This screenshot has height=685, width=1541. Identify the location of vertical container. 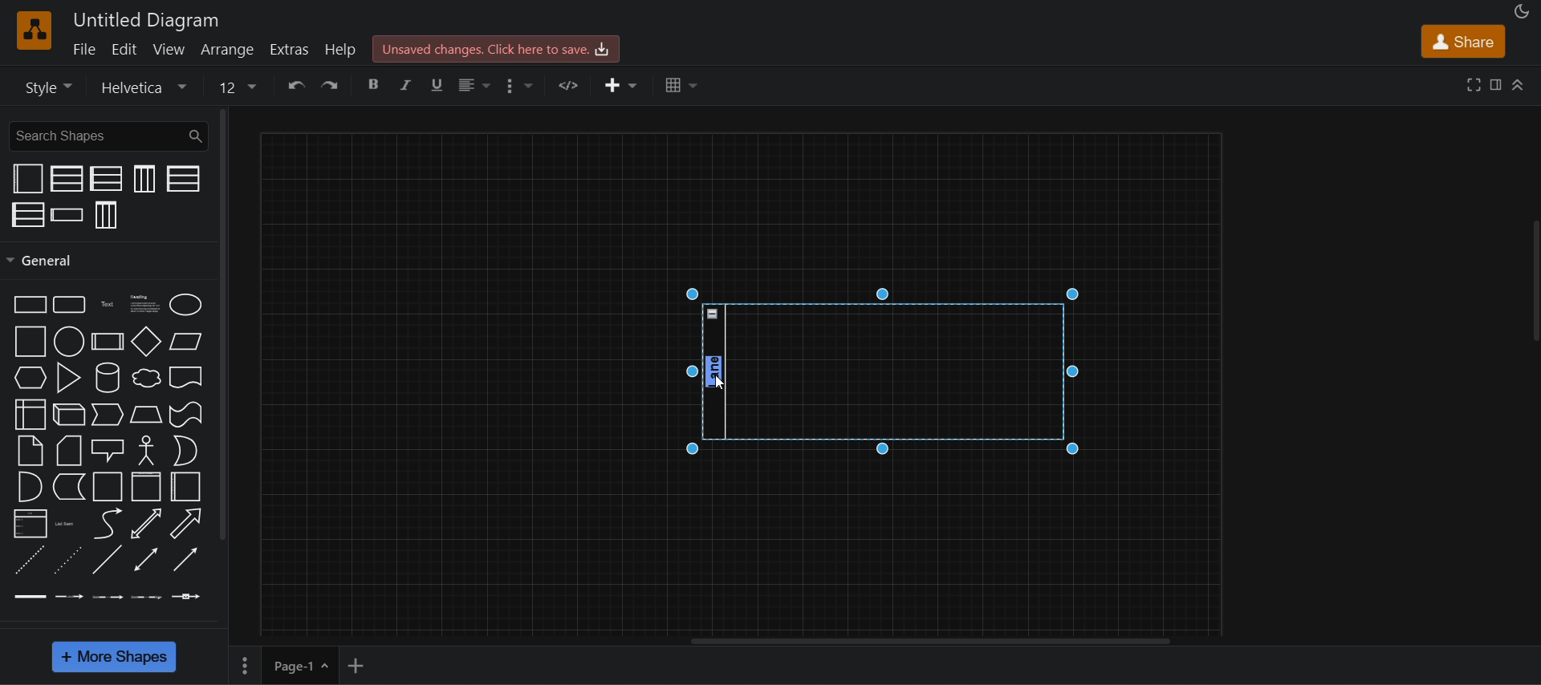
(146, 486).